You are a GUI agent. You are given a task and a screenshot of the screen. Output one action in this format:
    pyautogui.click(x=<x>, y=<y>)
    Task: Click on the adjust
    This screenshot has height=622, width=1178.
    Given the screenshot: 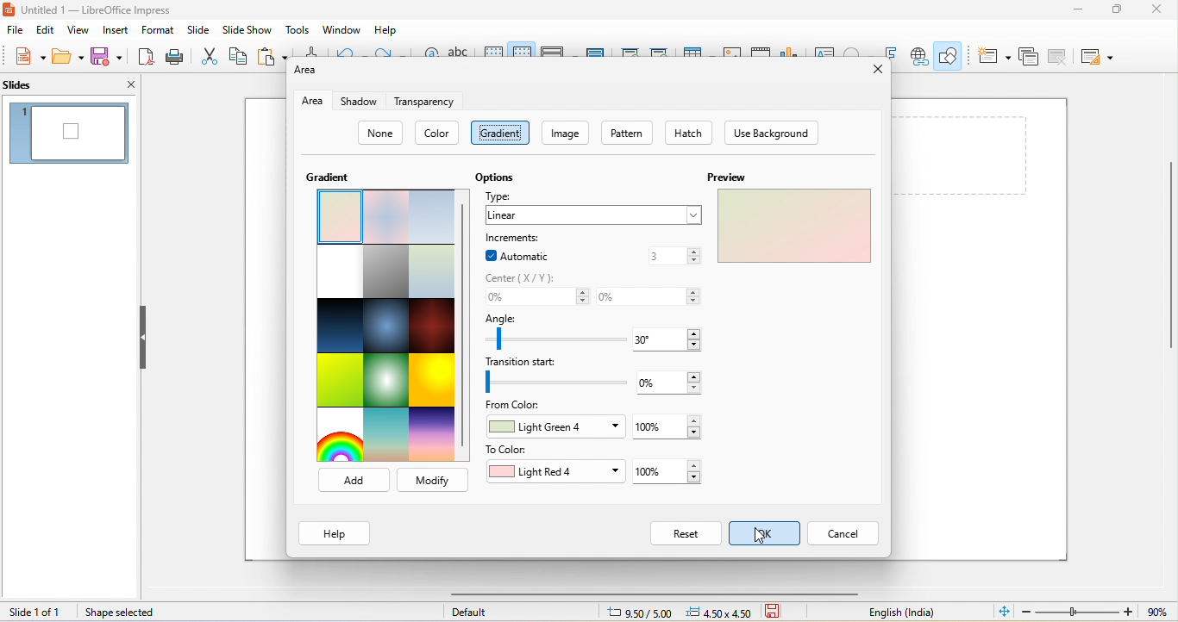 What is the action you would take?
    pyautogui.click(x=697, y=295)
    